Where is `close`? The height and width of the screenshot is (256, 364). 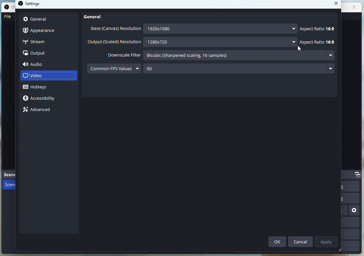 close is located at coordinates (335, 4).